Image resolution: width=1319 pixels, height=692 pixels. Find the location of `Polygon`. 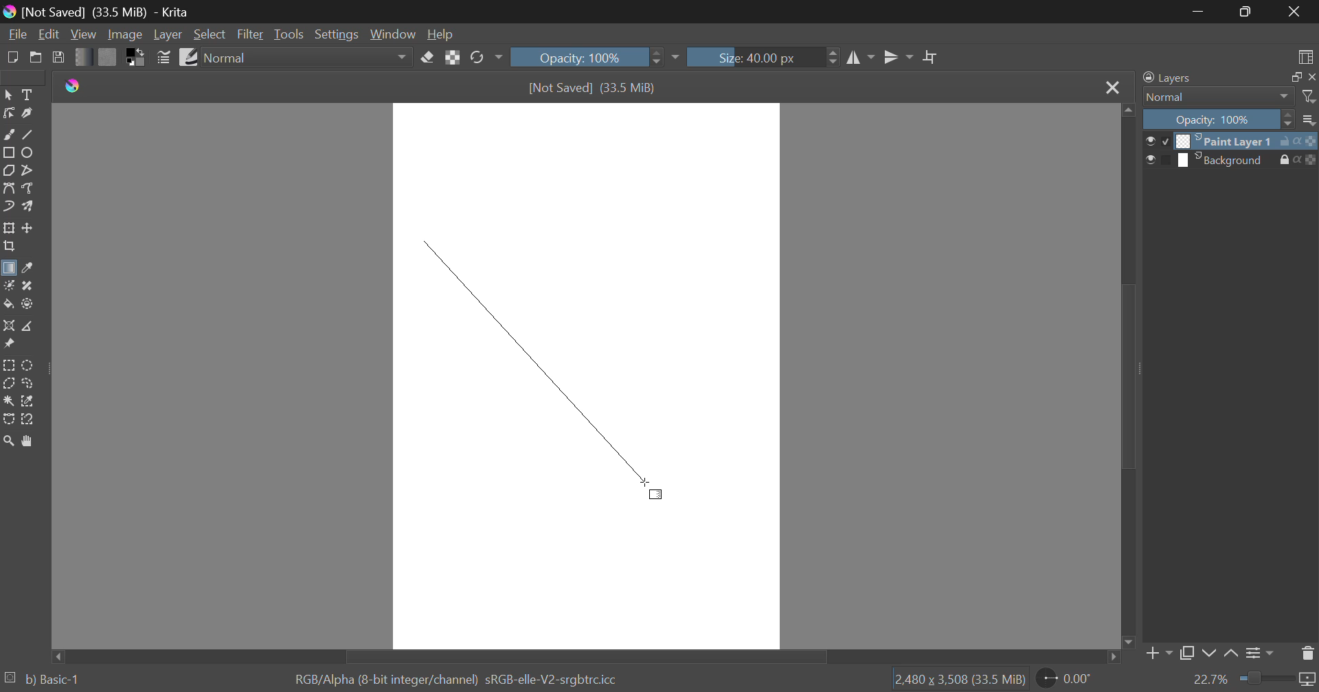

Polygon is located at coordinates (8, 170).